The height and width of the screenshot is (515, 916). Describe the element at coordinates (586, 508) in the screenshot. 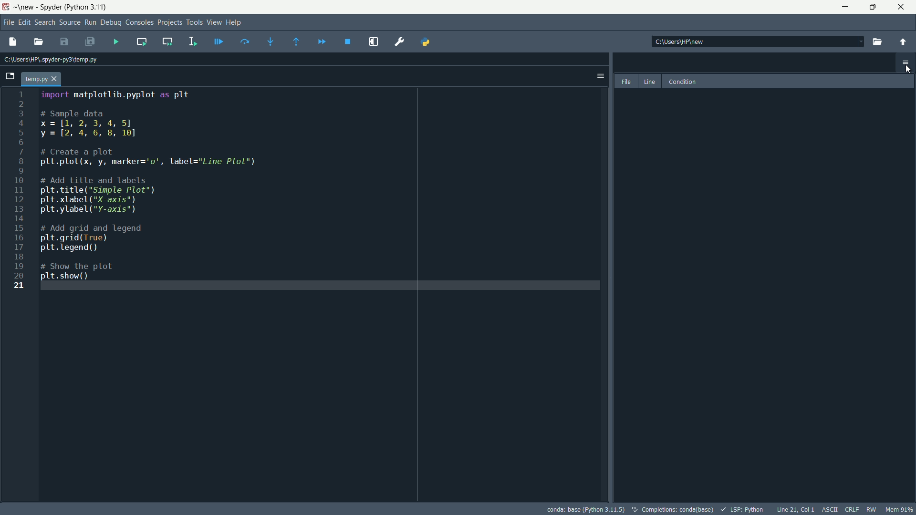

I see `conda: base (Python 3.11.5)` at that location.